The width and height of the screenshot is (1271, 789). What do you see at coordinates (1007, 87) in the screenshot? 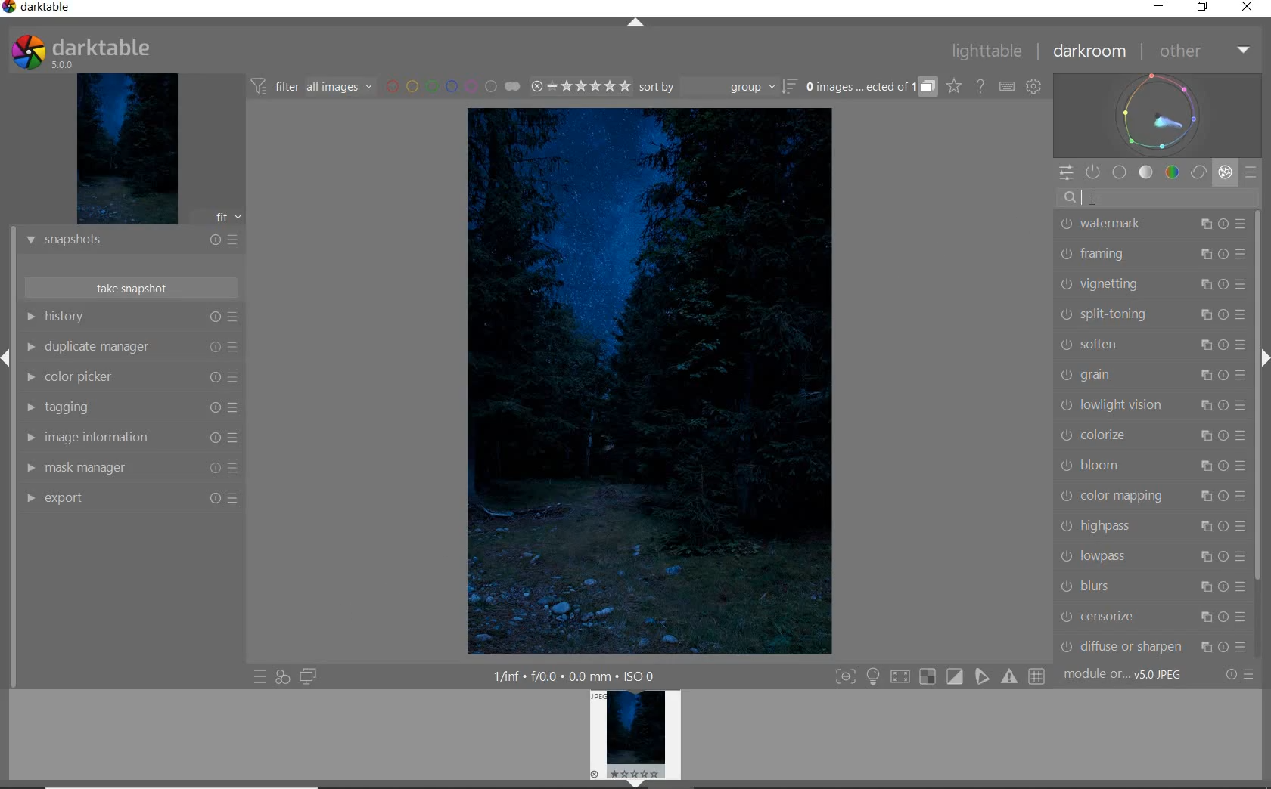
I see `SET KEYBOARD SHORTCUTS` at bounding box center [1007, 87].